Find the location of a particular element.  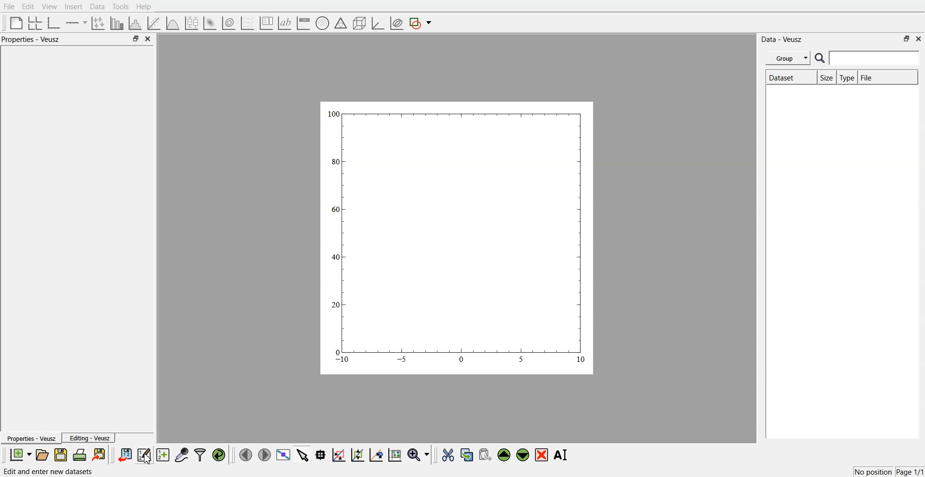

histogram is located at coordinates (137, 23).